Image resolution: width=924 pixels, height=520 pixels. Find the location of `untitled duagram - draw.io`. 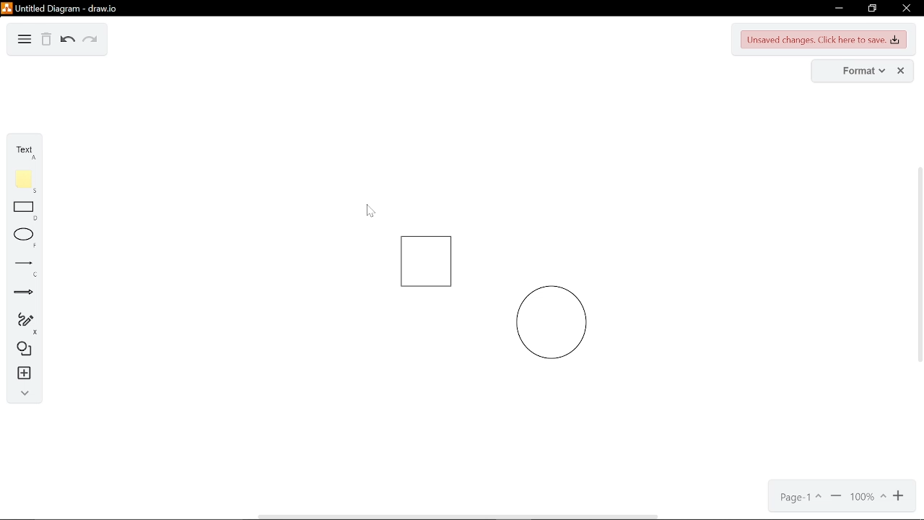

untitled duagram - draw.io is located at coordinates (66, 9).